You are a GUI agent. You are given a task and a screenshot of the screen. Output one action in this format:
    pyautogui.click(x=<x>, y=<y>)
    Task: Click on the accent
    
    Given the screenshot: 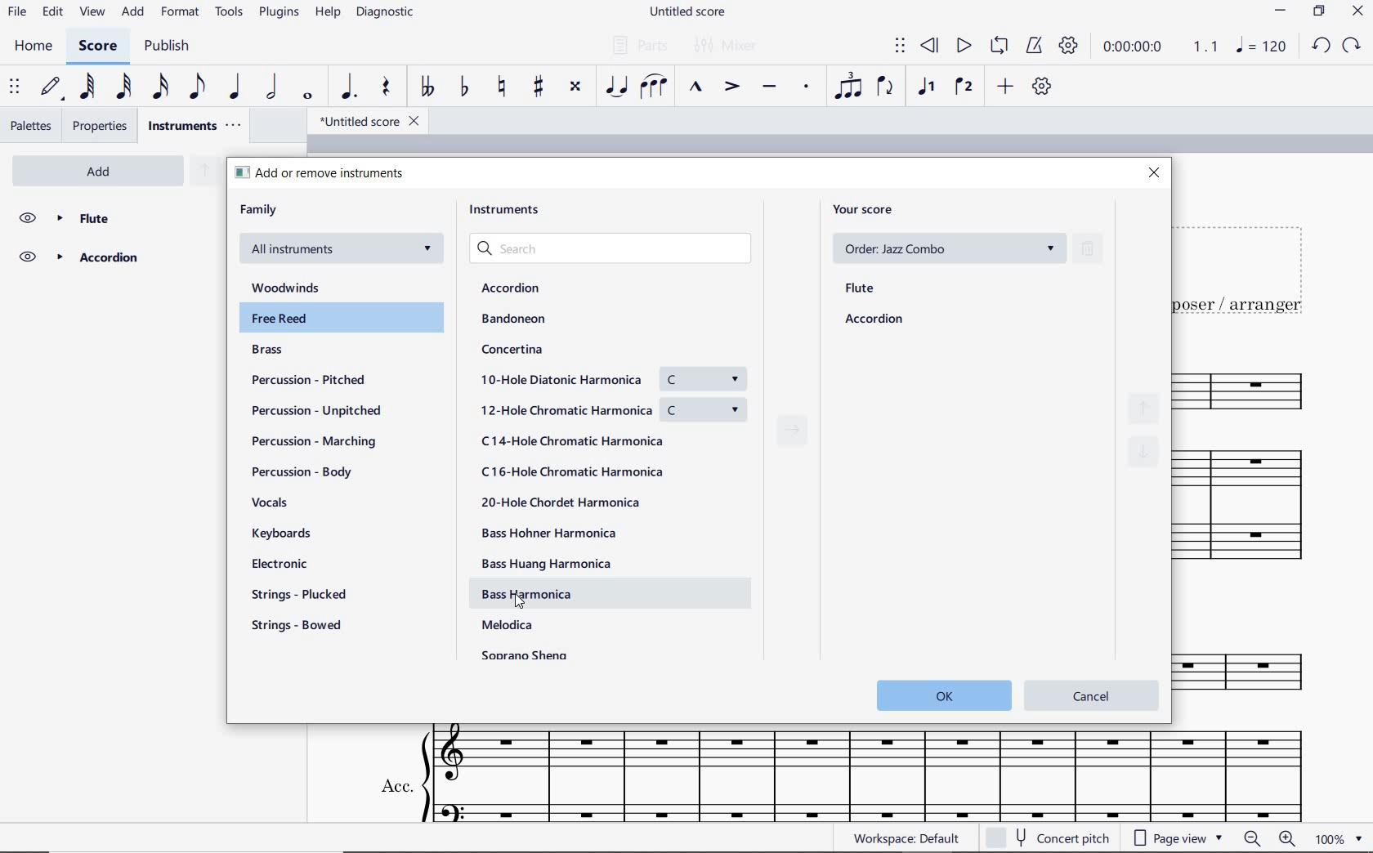 What is the action you would take?
    pyautogui.click(x=731, y=87)
    